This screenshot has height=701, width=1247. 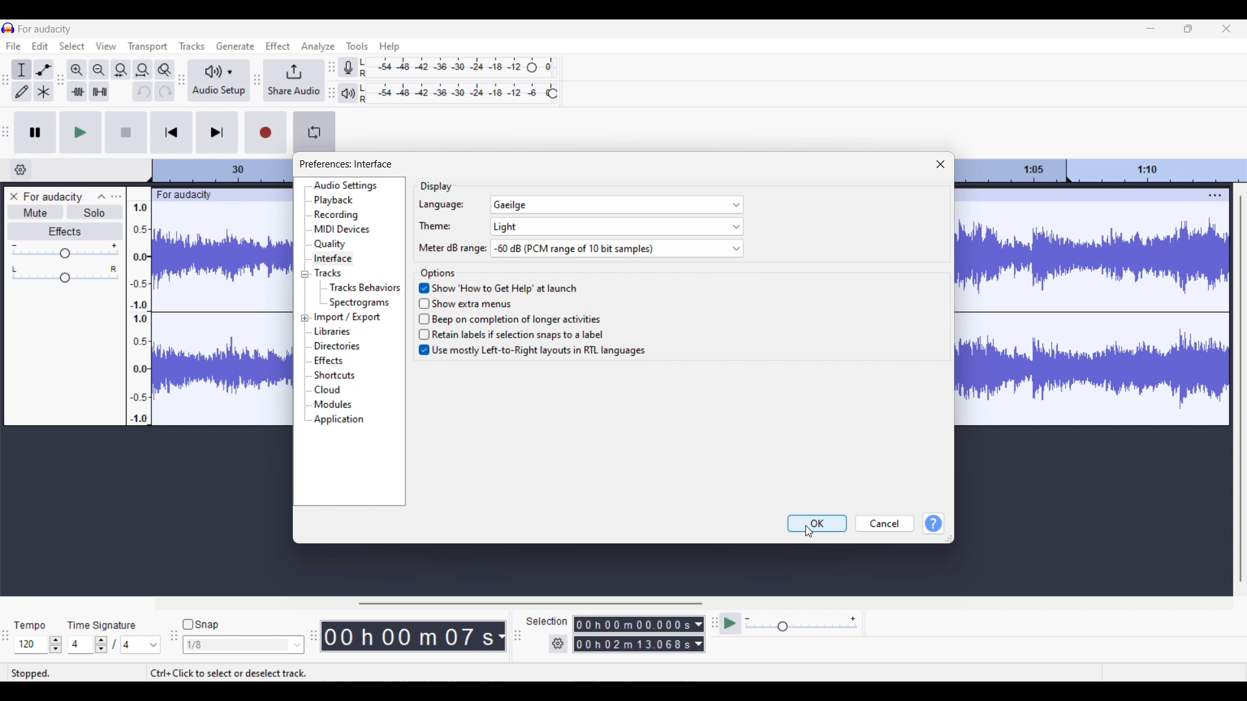 What do you see at coordinates (106, 45) in the screenshot?
I see `View menu` at bounding box center [106, 45].